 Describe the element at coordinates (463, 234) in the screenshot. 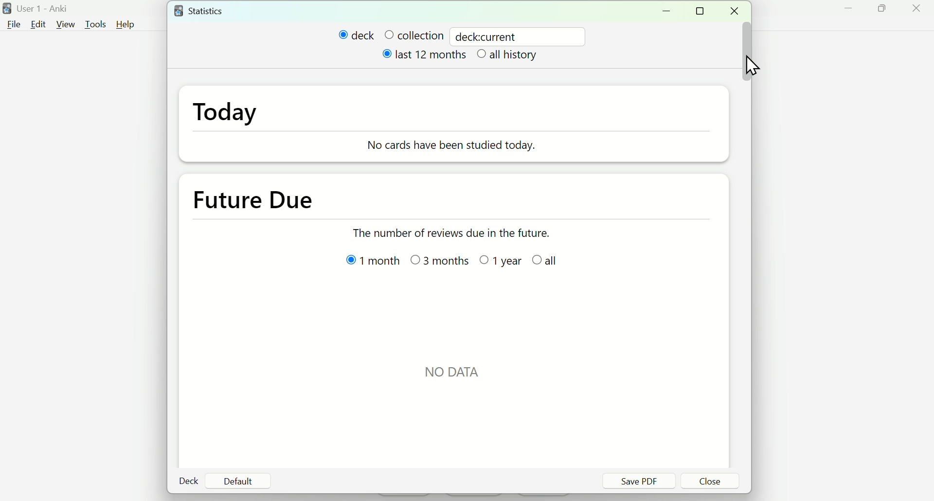

I see `The numbers of reviews due in the future` at that location.